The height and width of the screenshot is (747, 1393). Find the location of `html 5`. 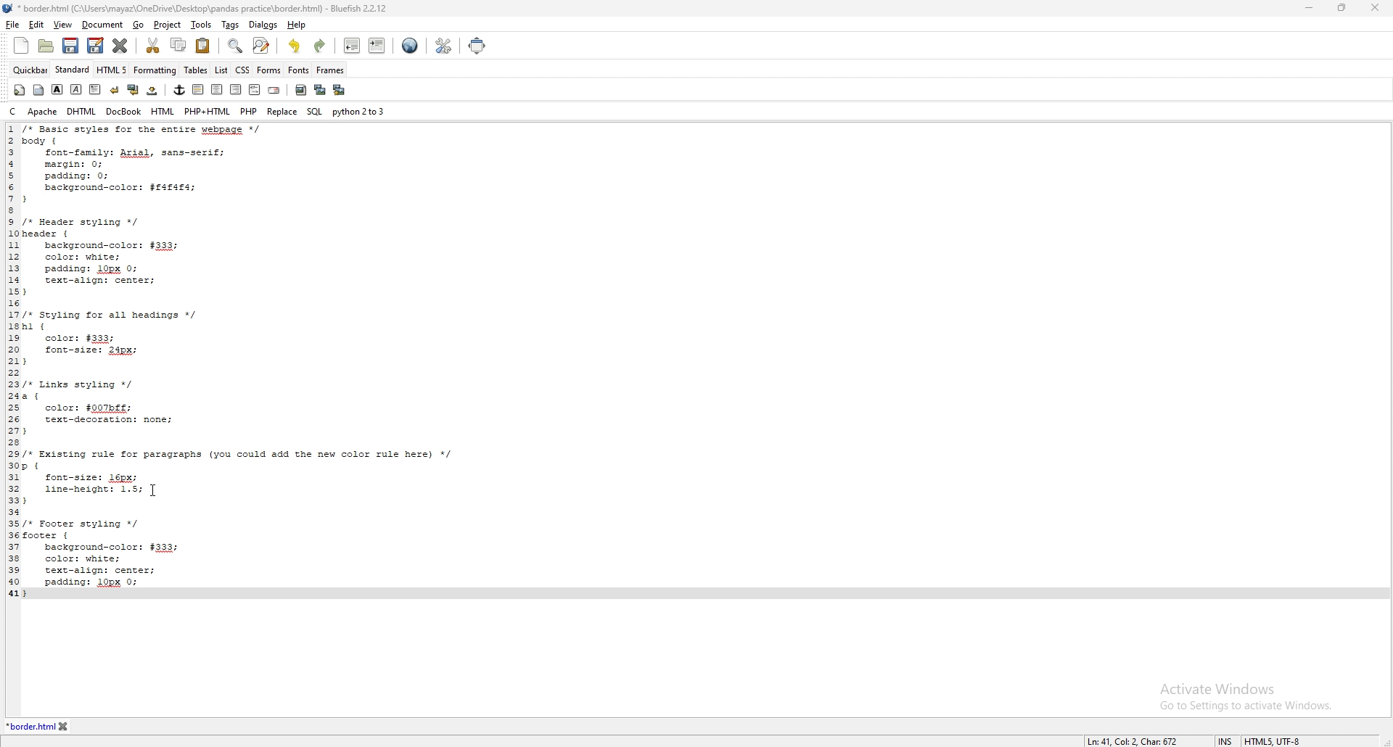

html 5 is located at coordinates (112, 70).